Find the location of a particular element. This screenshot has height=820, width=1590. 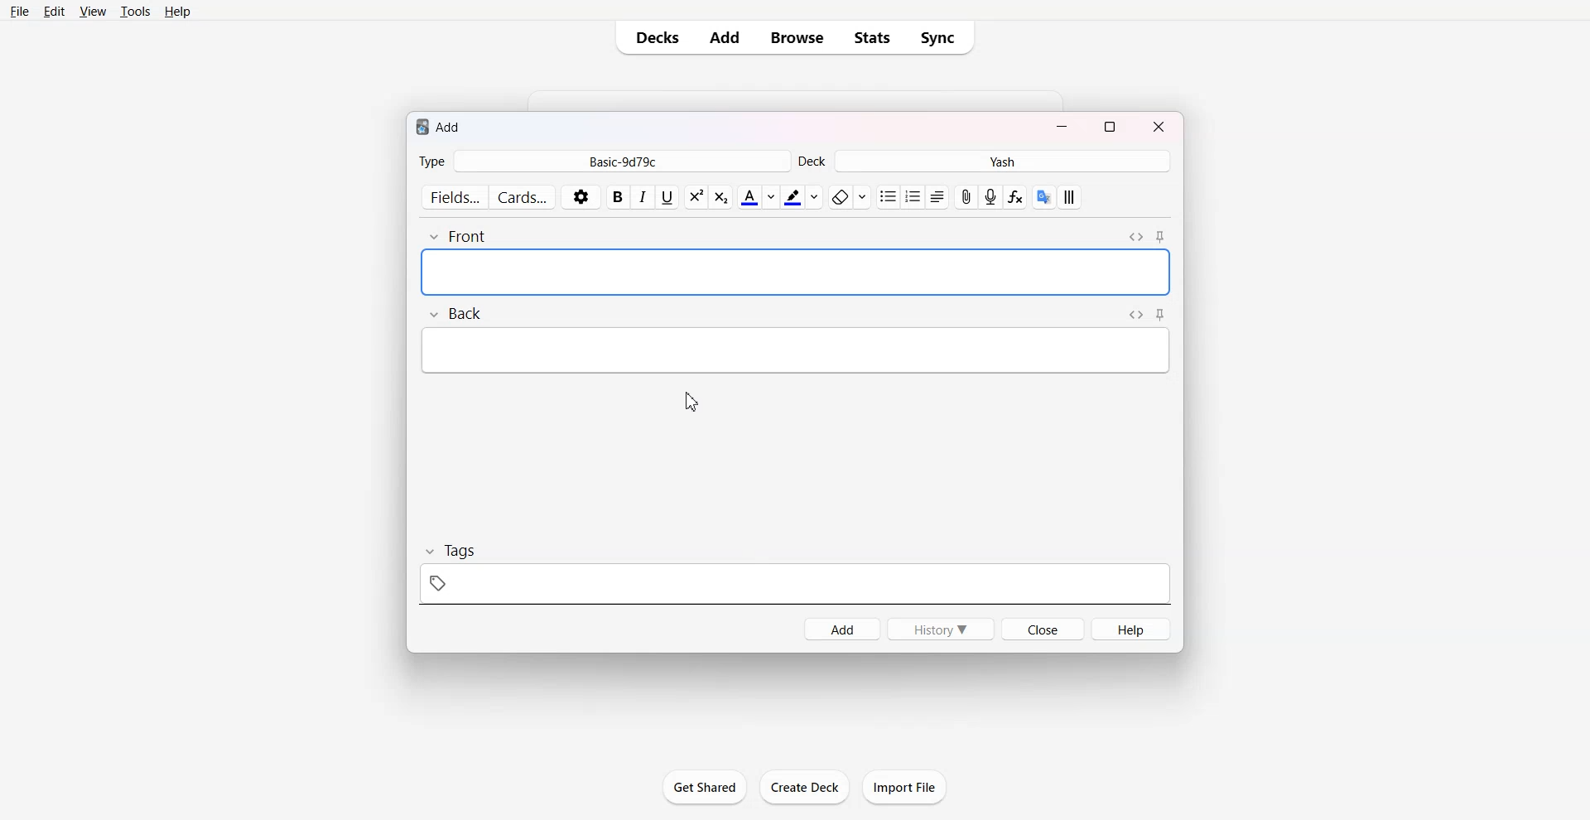

Browse is located at coordinates (795, 37).